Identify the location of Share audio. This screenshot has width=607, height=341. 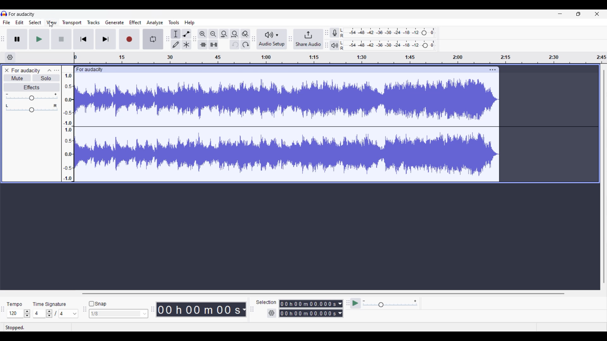
(309, 39).